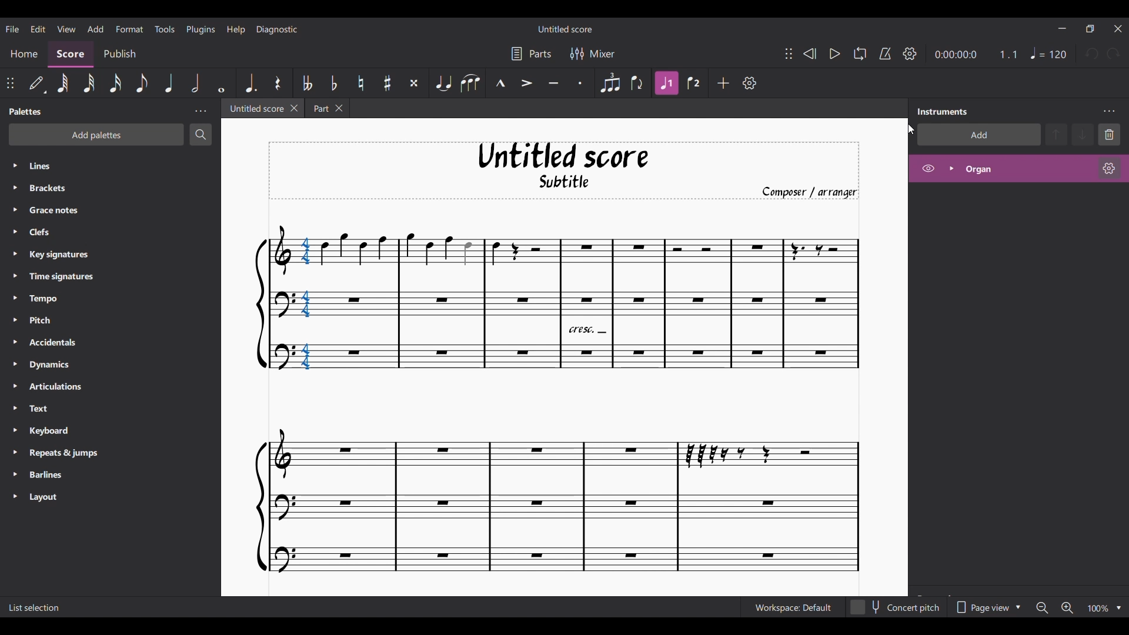 The height and width of the screenshot is (635, 1129). Describe the element at coordinates (255, 108) in the screenshot. I see `Current tab` at that location.